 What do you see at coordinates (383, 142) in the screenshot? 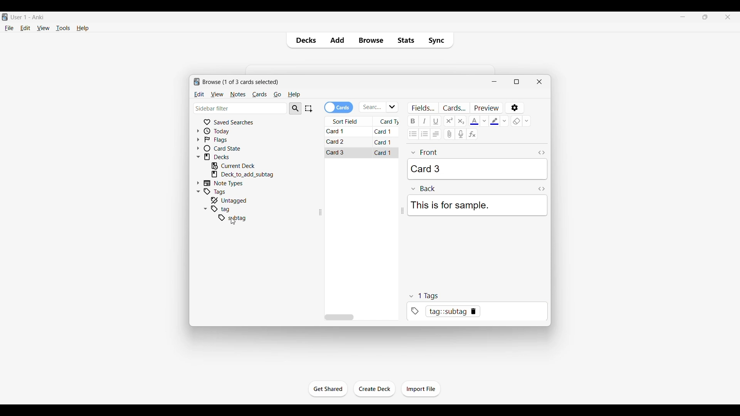
I see `Card 1` at bounding box center [383, 142].